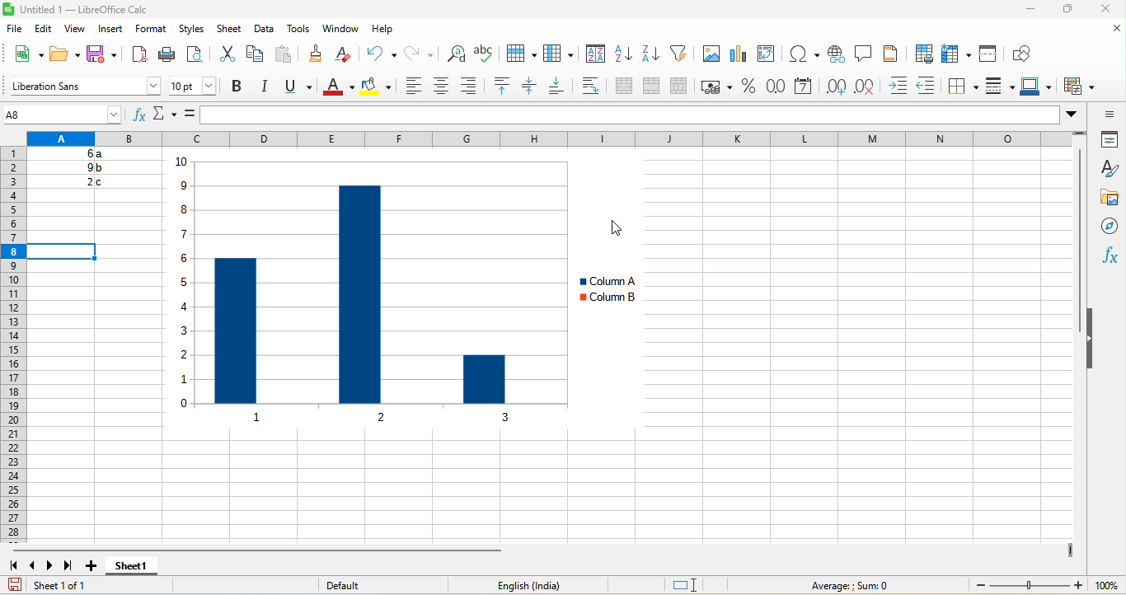  What do you see at coordinates (314, 58) in the screenshot?
I see `clone formatting` at bounding box center [314, 58].